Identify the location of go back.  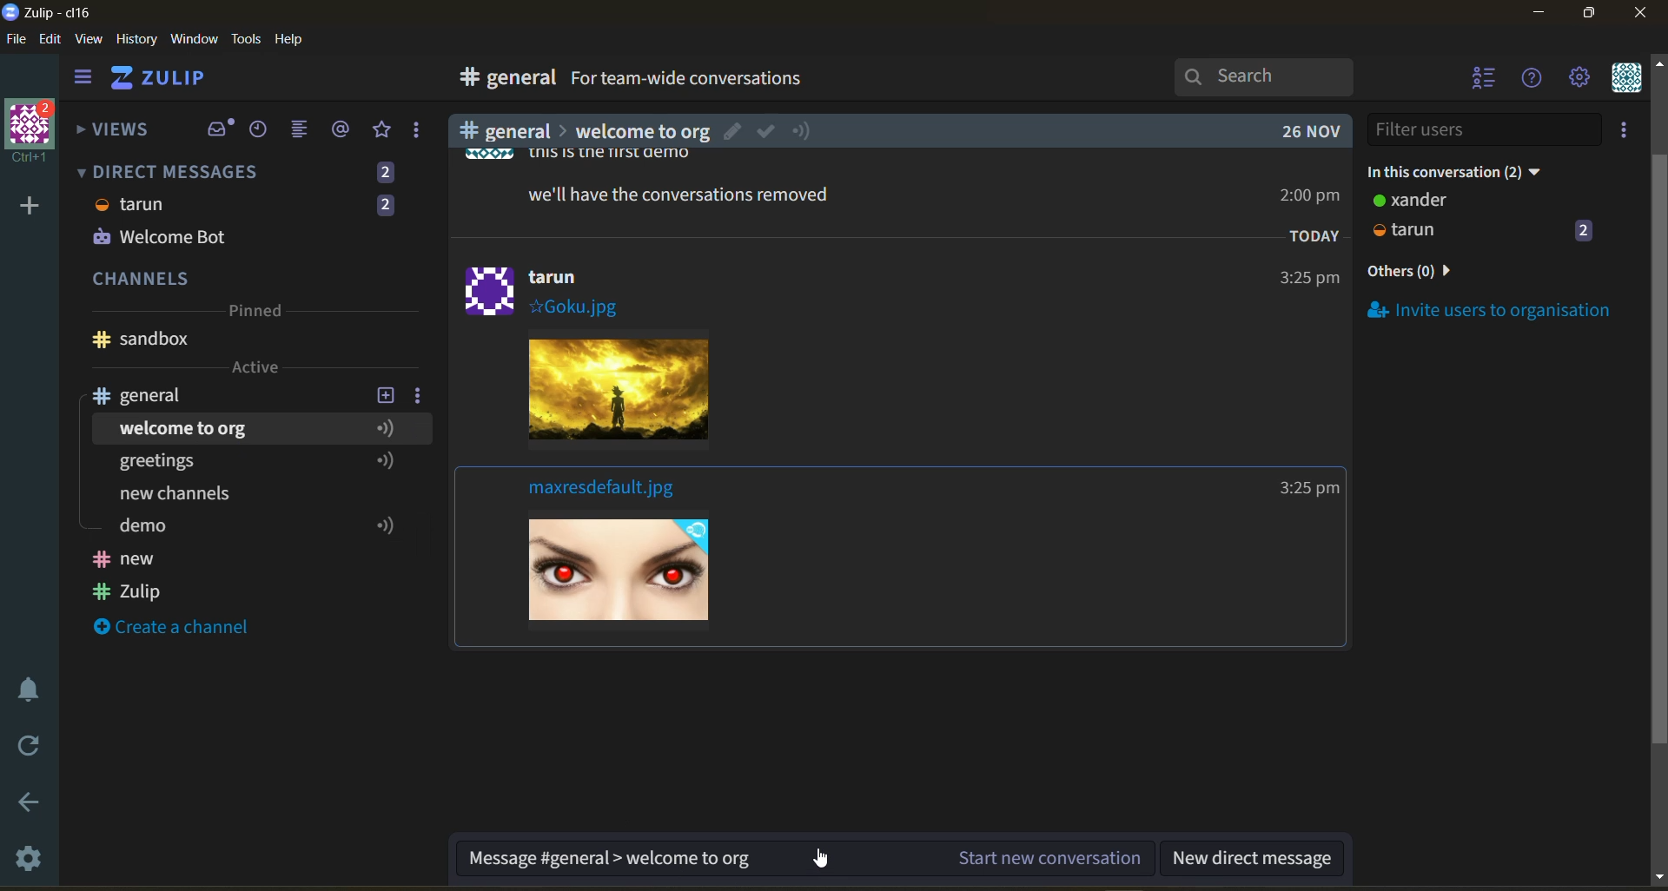
(27, 803).